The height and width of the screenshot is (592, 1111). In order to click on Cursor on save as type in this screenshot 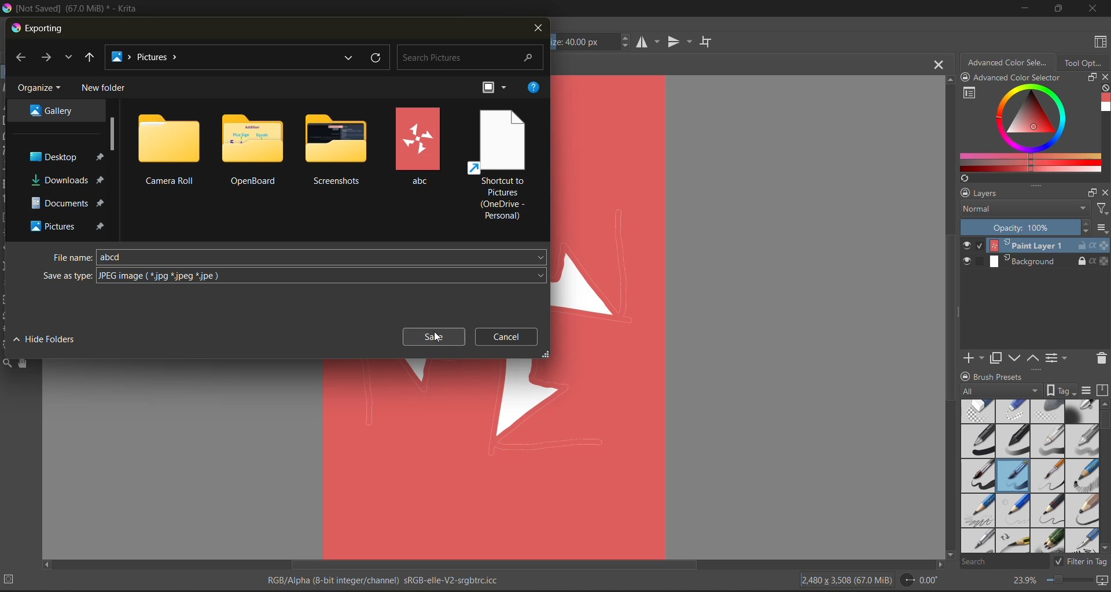, I will do `click(294, 276)`.